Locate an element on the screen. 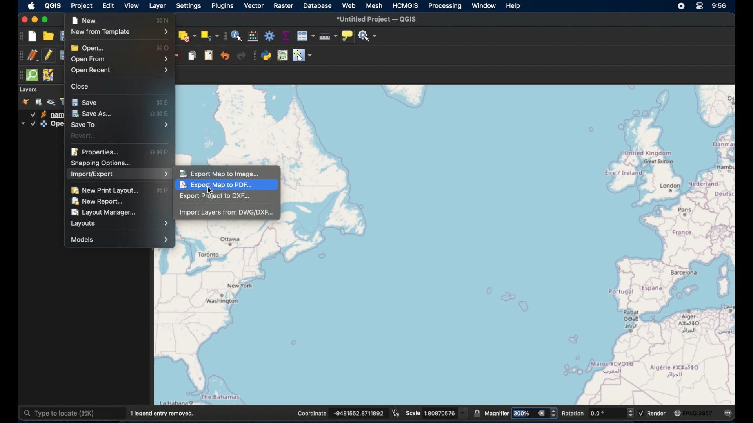 The height and width of the screenshot is (423, 753). toggle extents and mouse display position is located at coordinates (397, 412).